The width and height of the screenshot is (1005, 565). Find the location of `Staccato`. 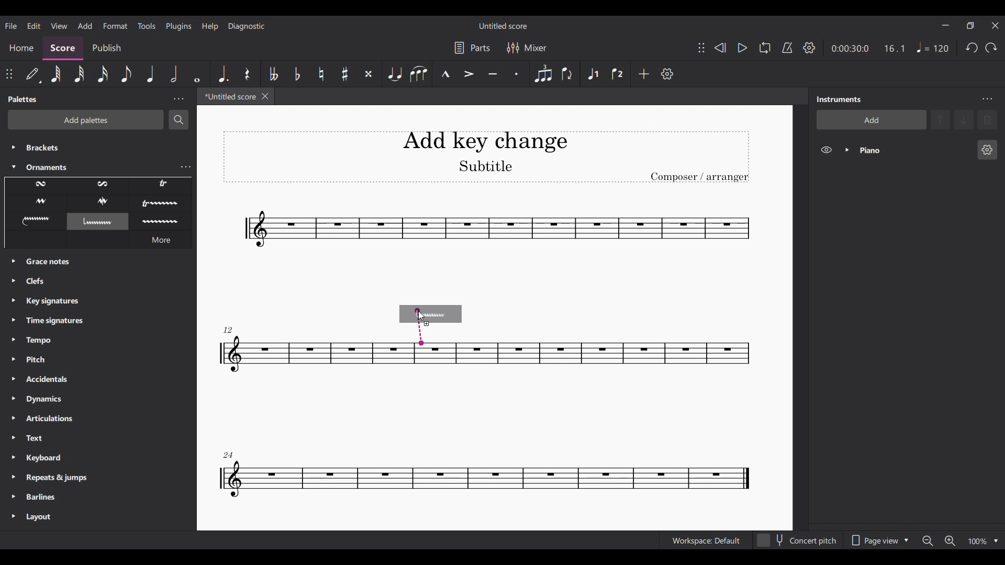

Staccato is located at coordinates (517, 74).